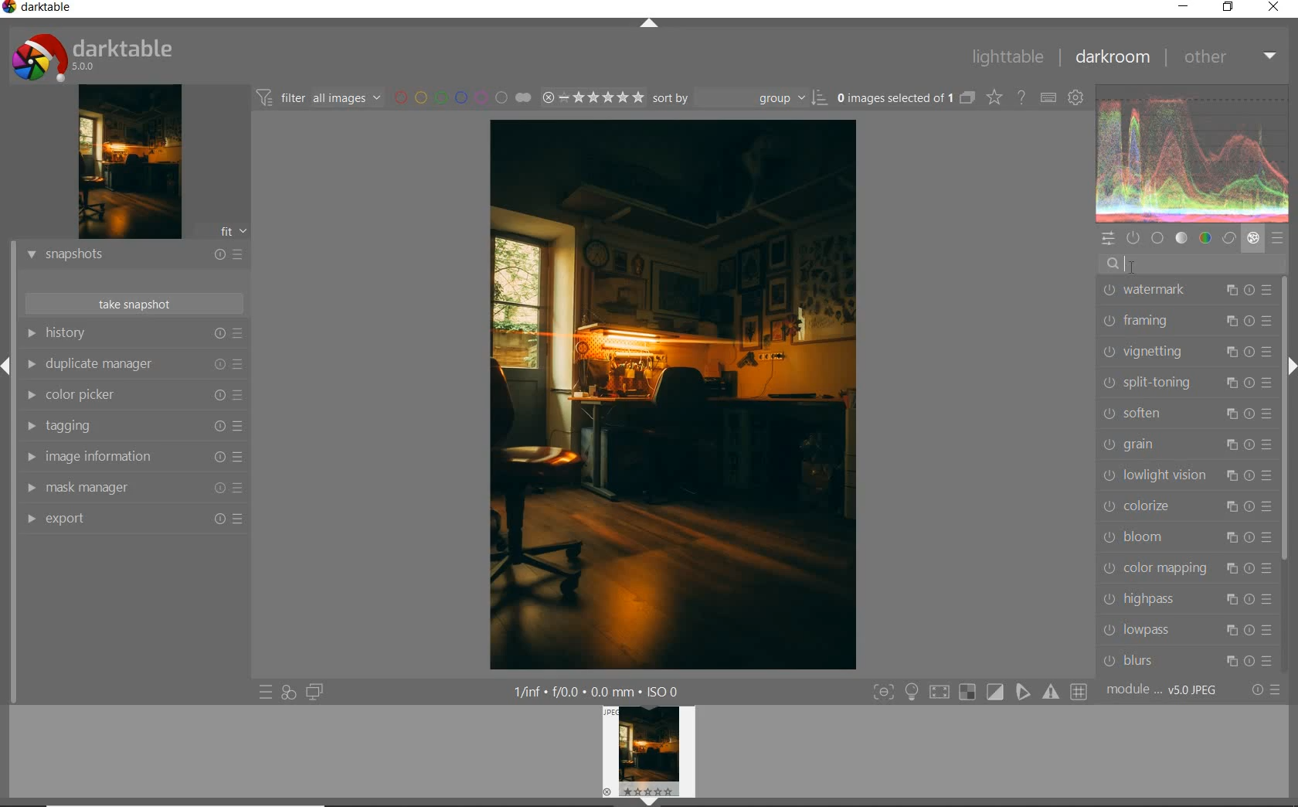 The width and height of the screenshot is (1298, 807). I want to click on expand/collapse, so click(648, 24).